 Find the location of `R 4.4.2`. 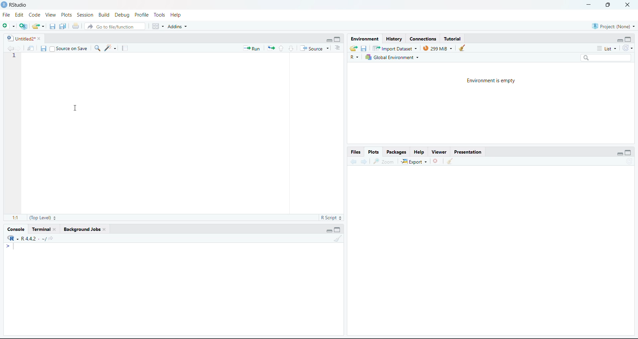

R 4.4.2 is located at coordinates (23, 237).